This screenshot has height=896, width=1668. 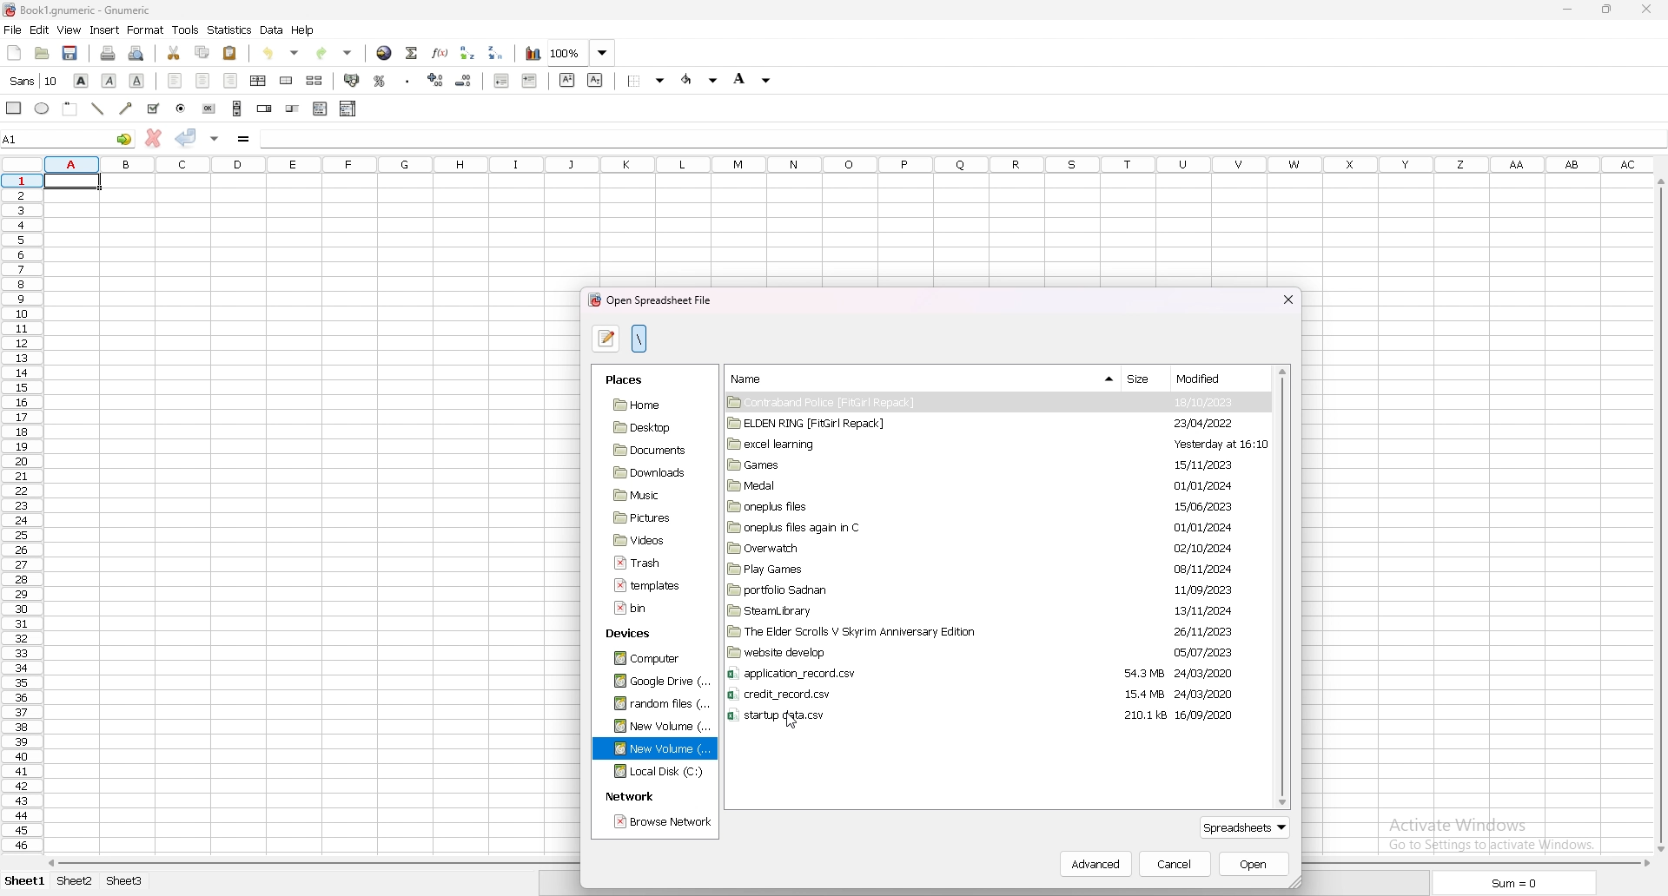 I want to click on folder, so click(x=831, y=652).